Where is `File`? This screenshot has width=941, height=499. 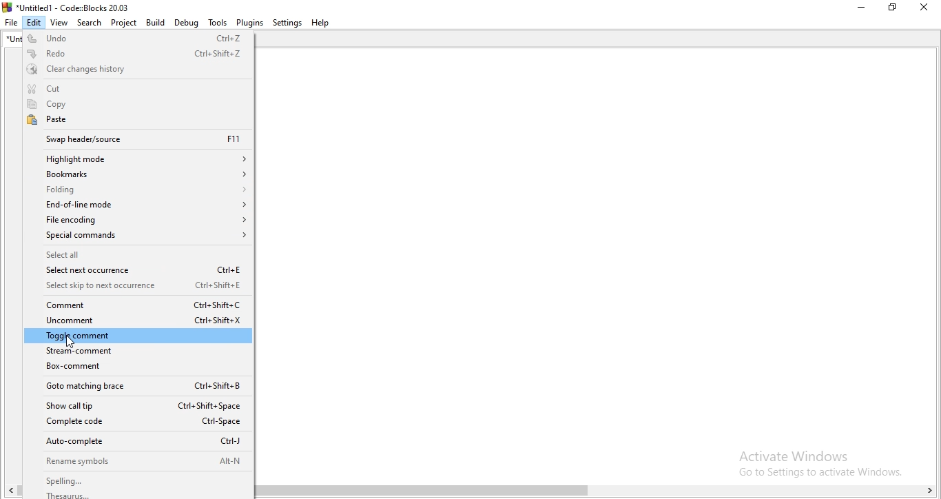 File is located at coordinates (12, 21).